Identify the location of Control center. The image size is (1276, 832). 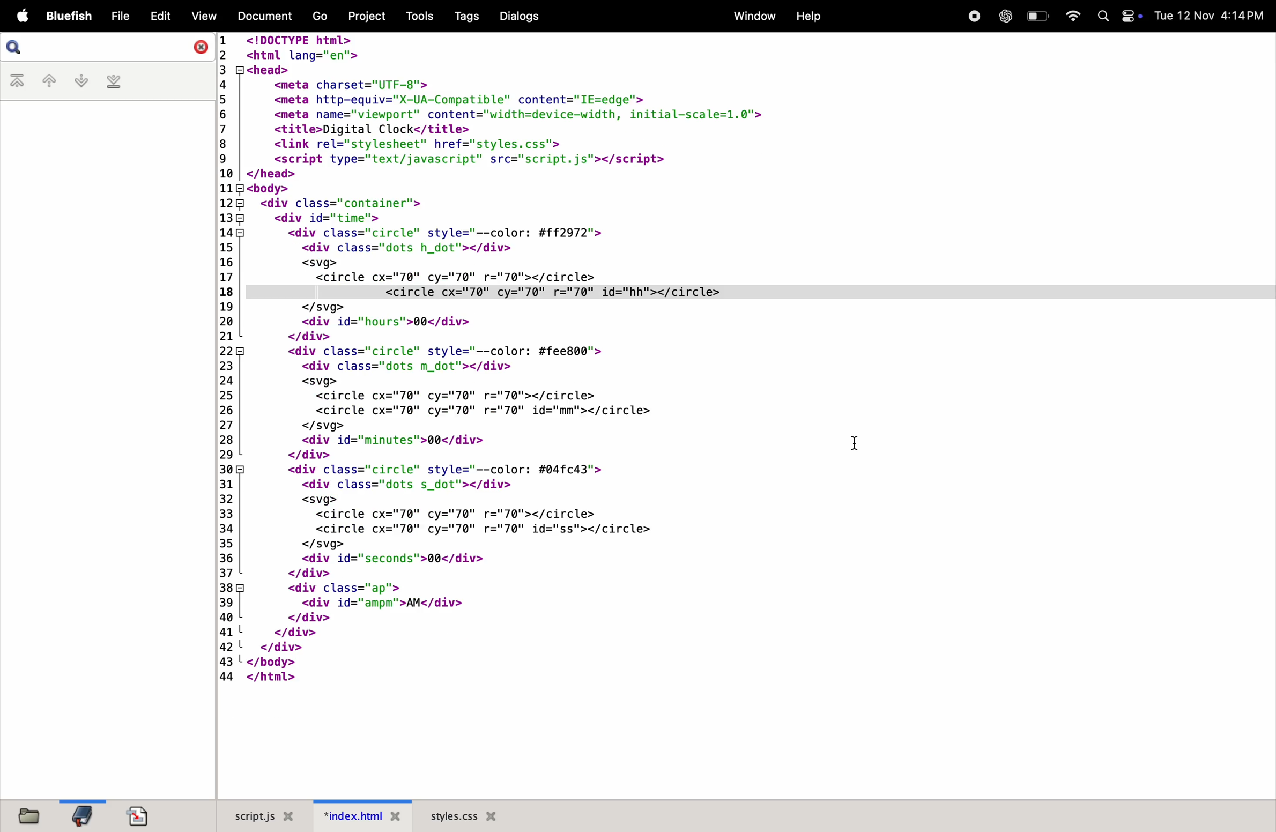
(1133, 18).